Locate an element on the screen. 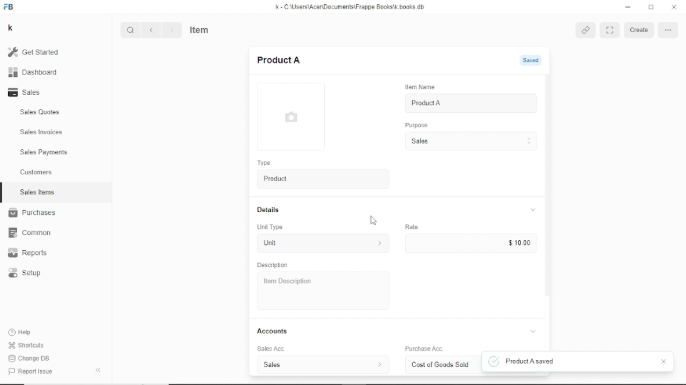 The width and height of the screenshot is (686, 385). Search is located at coordinates (131, 30).